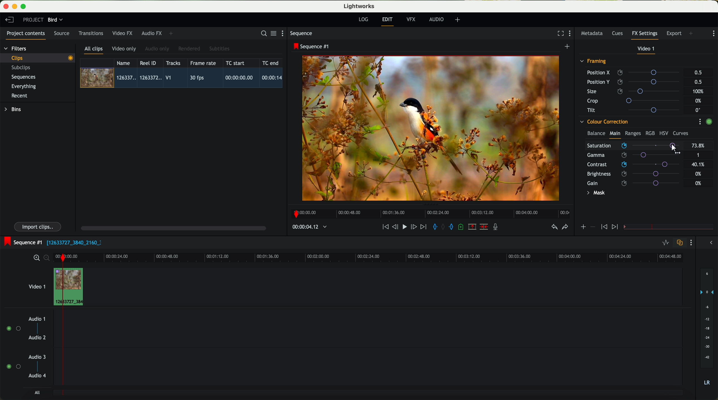 The height and width of the screenshot is (400, 718). What do you see at coordinates (125, 63) in the screenshot?
I see `name` at bounding box center [125, 63].